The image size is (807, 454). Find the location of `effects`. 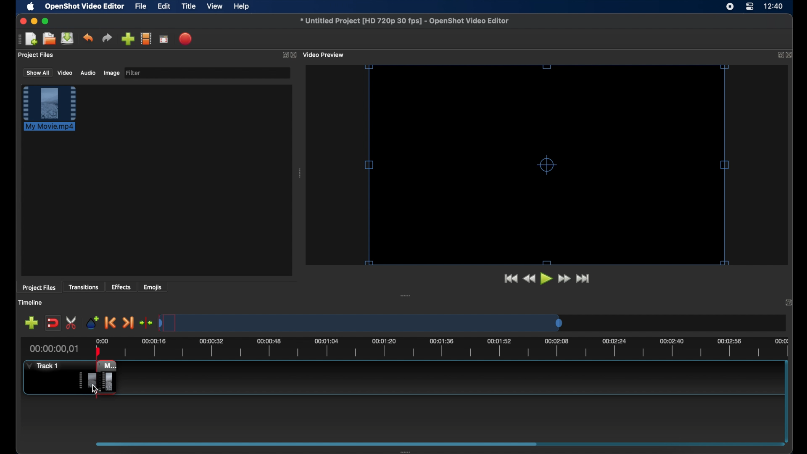

effects is located at coordinates (121, 287).